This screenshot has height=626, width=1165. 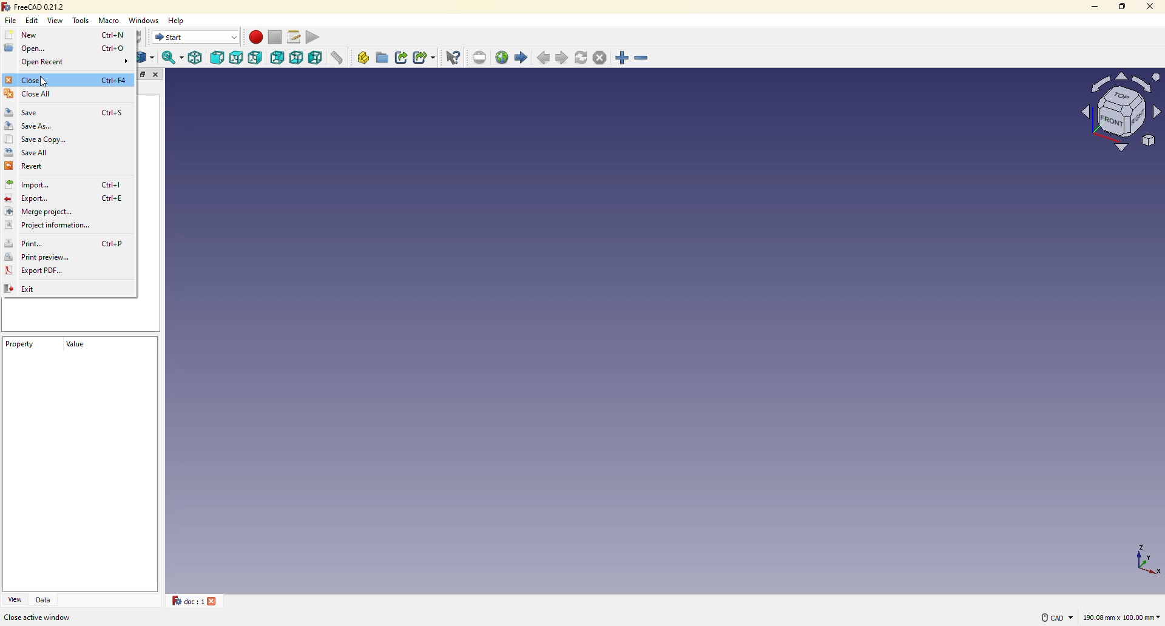 What do you see at coordinates (146, 20) in the screenshot?
I see `windows` at bounding box center [146, 20].